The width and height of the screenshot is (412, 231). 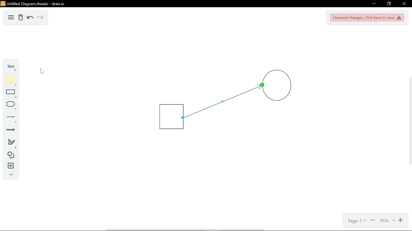 I want to click on Current zoom, so click(x=387, y=221).